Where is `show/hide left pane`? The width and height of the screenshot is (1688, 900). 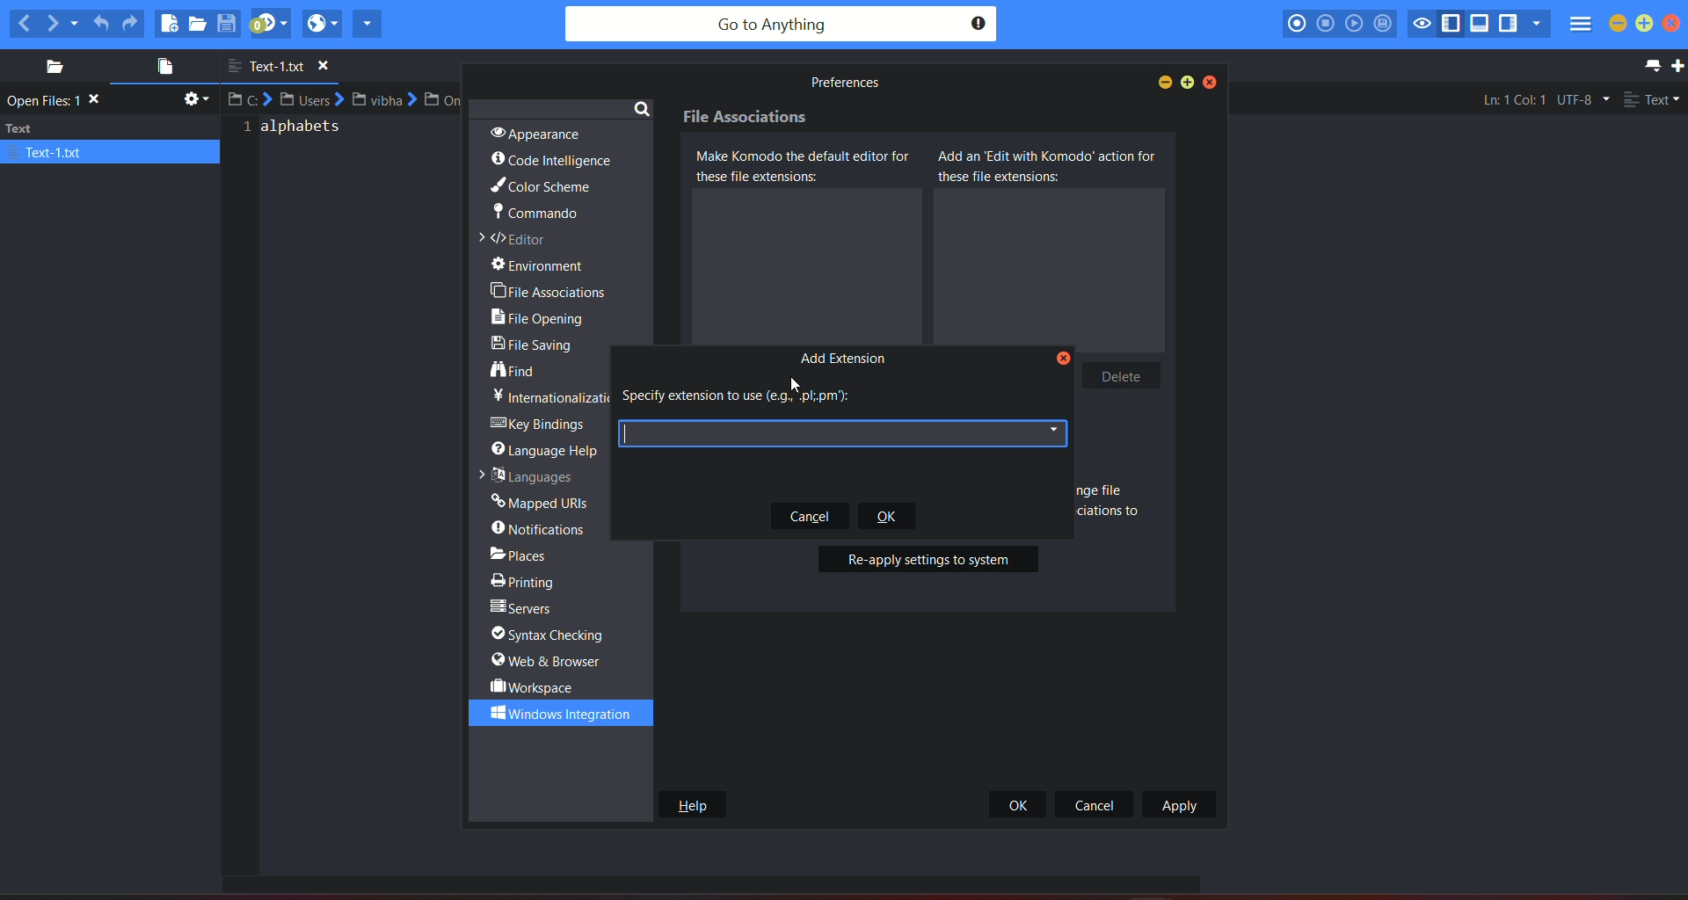 show/hide left pane is located at coordinates (1454, 21).